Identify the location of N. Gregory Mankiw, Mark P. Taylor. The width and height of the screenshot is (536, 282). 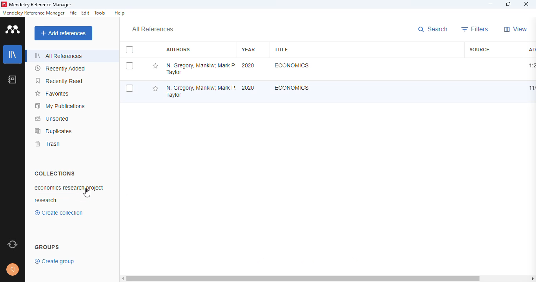
(199, 89).